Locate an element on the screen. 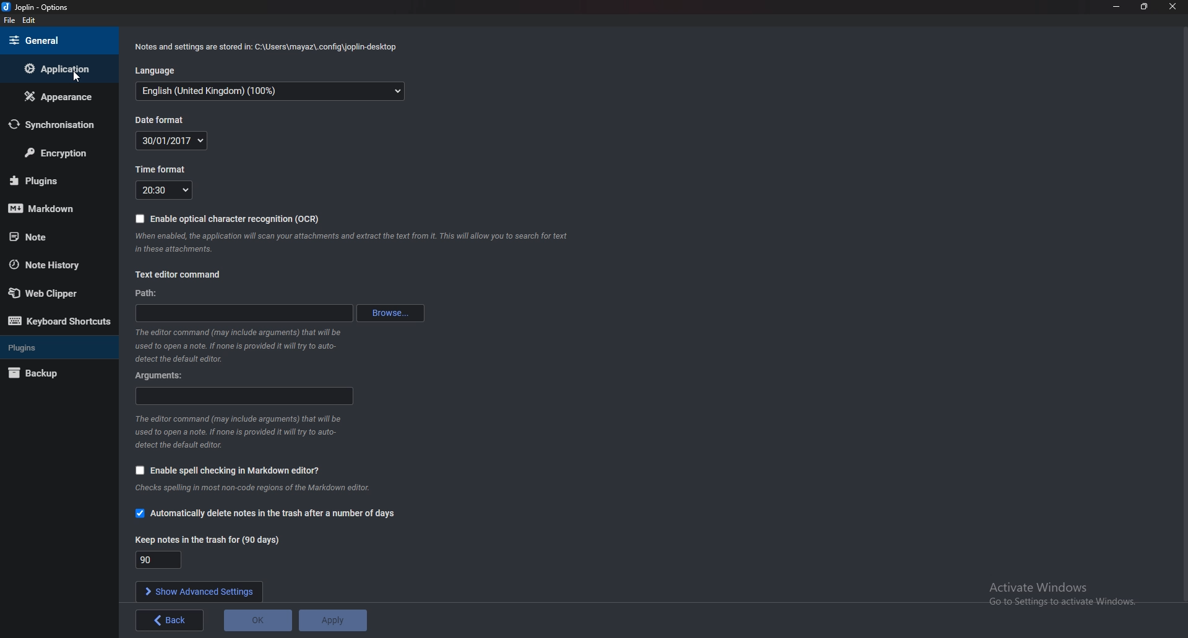  joplin is located at coordinates (42, 7).